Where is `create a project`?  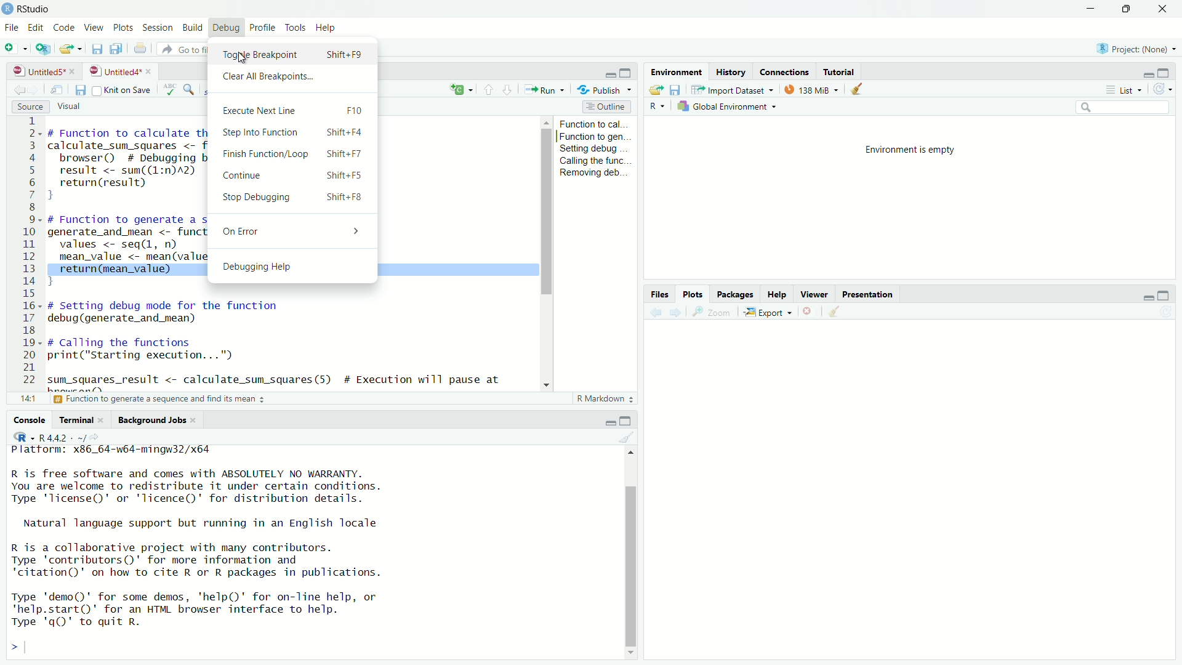
create a project is located at coordinates (42, 47).